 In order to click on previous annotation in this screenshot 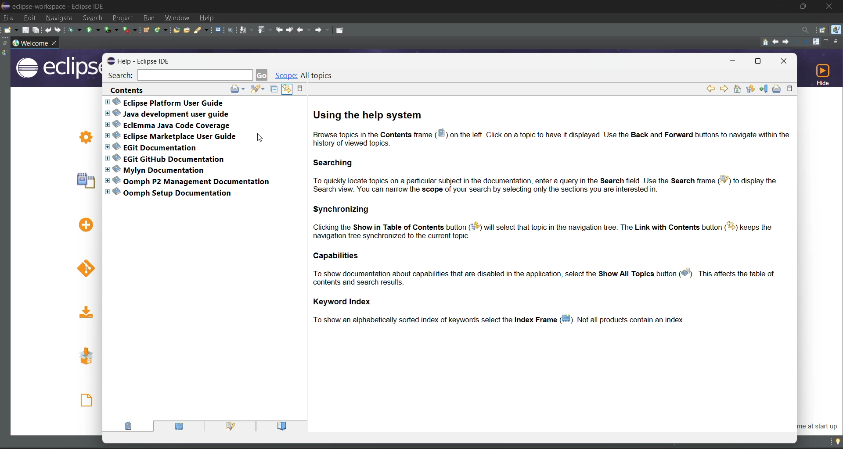, I will do `click(266, 31)`.